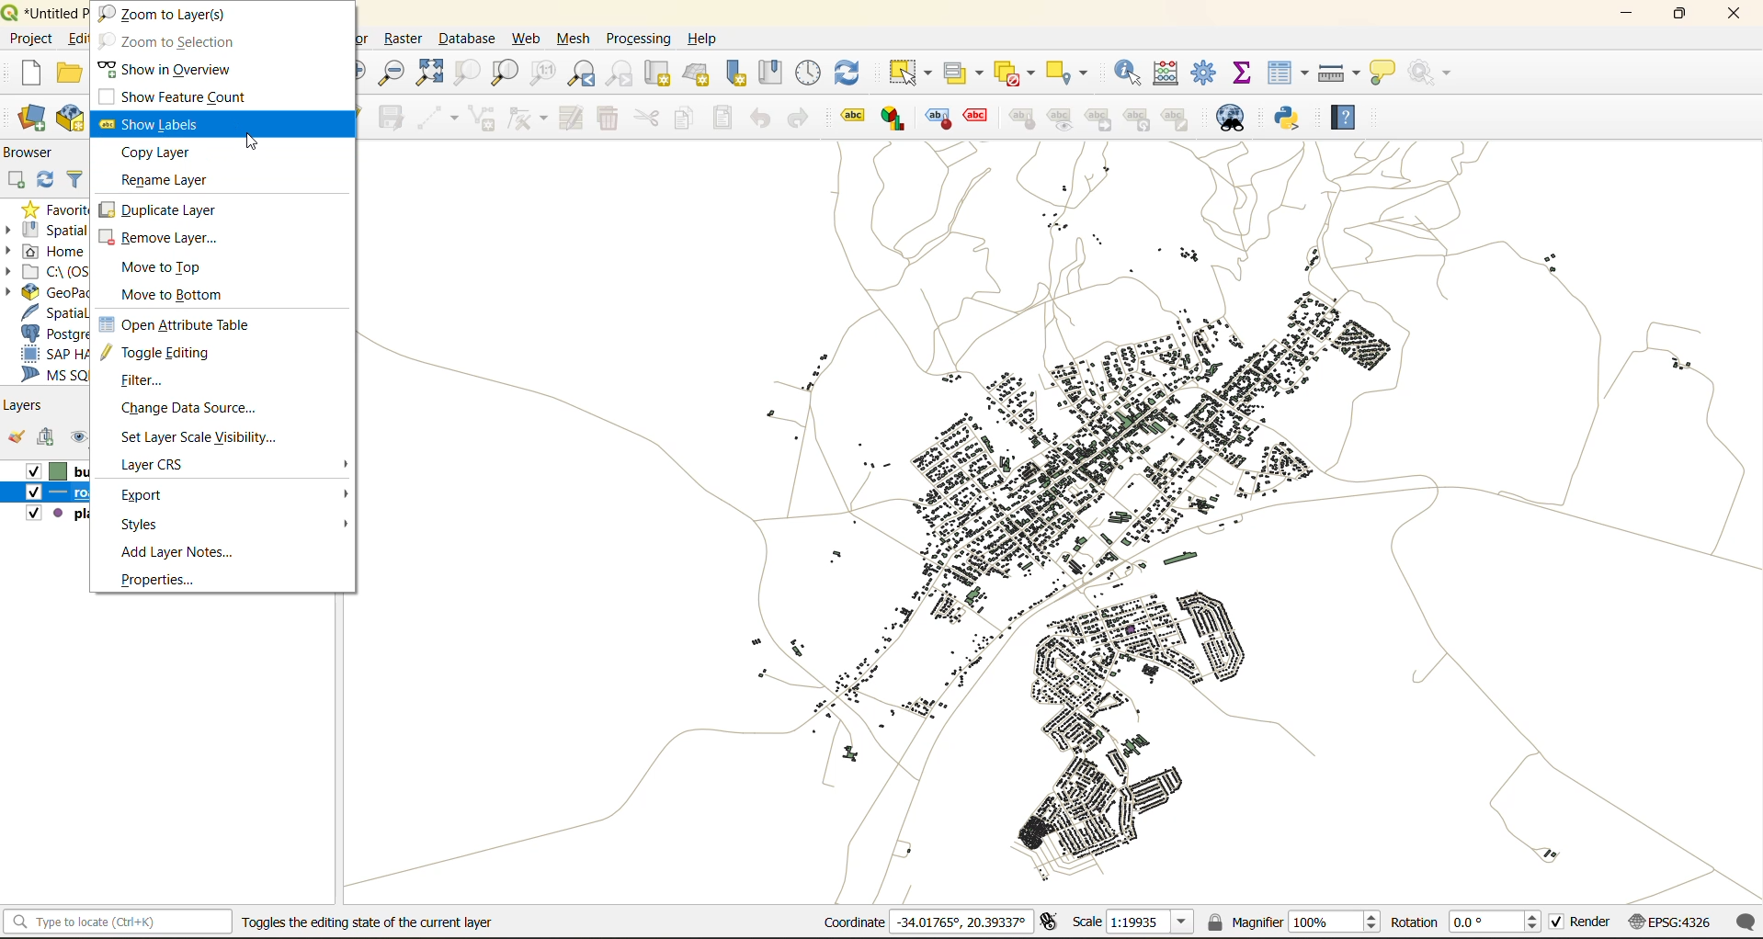 This screenshot has height=939, width=1763. Describe the element at coordinates (391, 71) in the screenshot. I see `zoom out` at that location.